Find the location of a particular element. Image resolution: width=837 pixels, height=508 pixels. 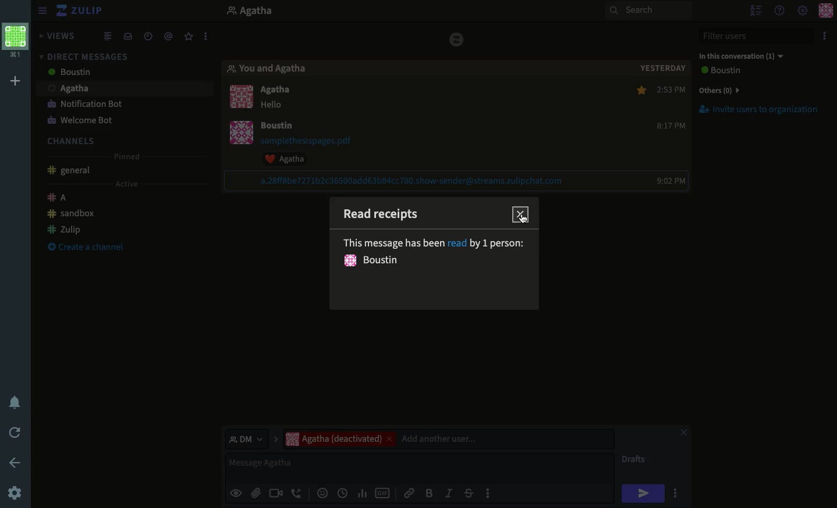

GIF is located at coordinates (382, 494).